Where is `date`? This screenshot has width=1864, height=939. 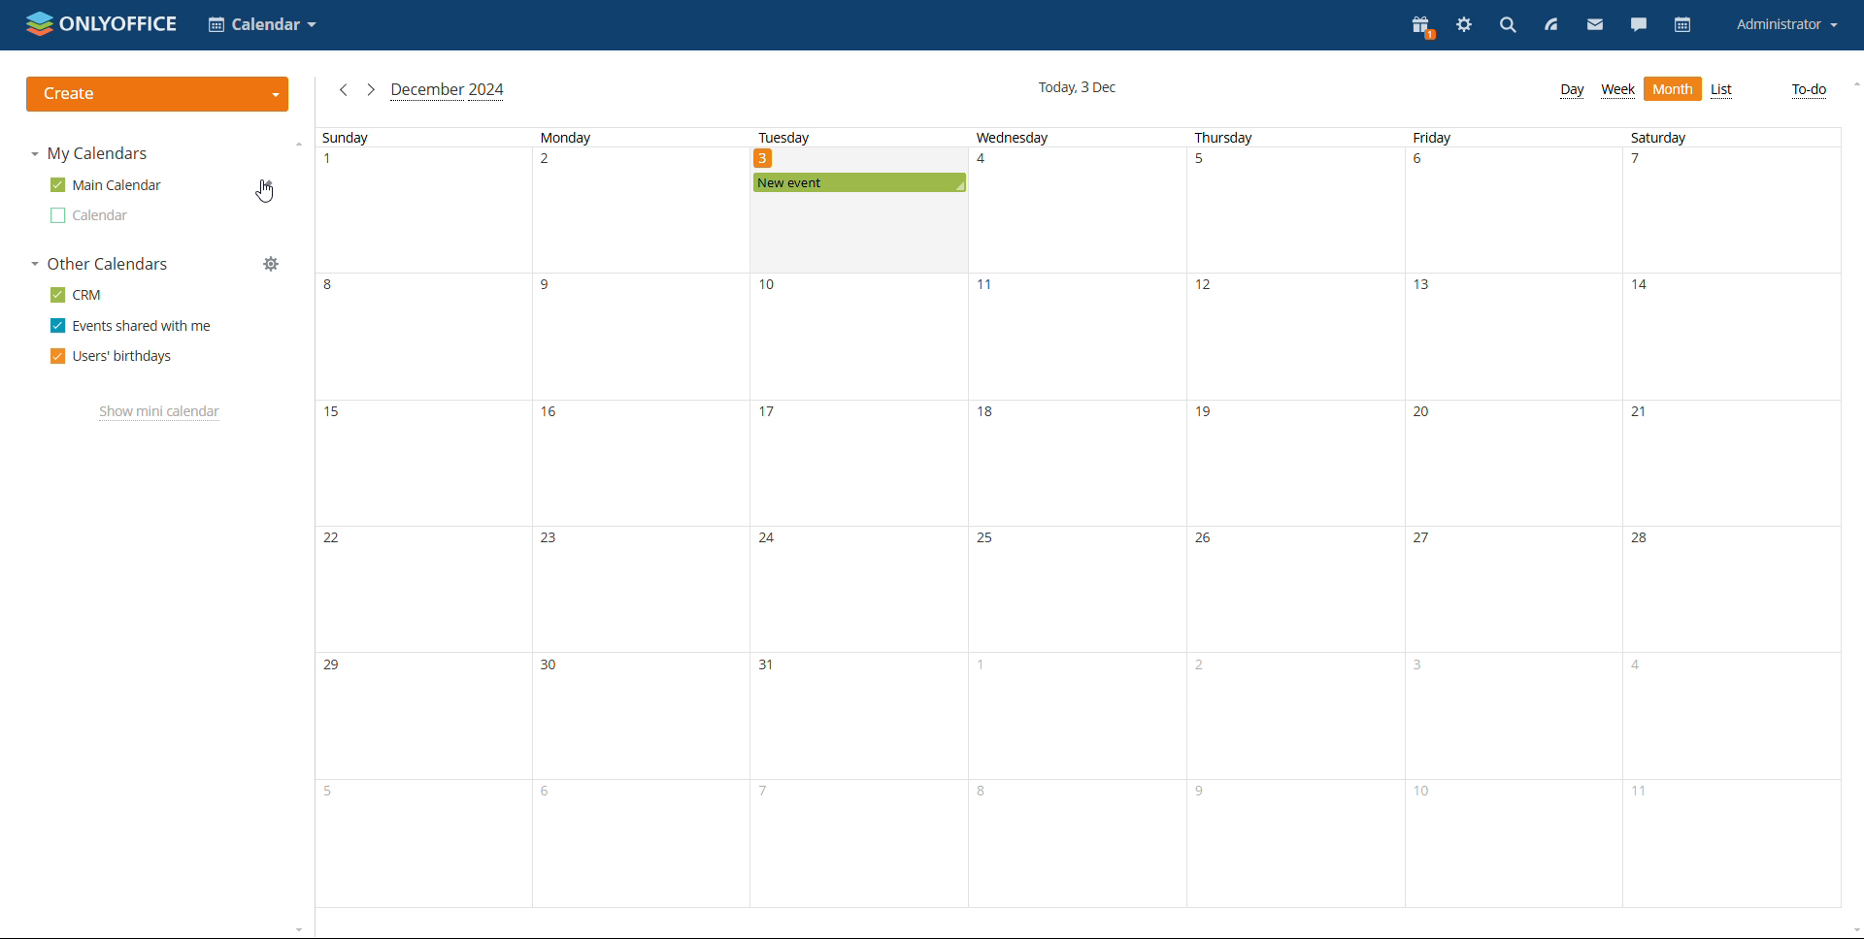 date is located at coordinates (1728, 210).